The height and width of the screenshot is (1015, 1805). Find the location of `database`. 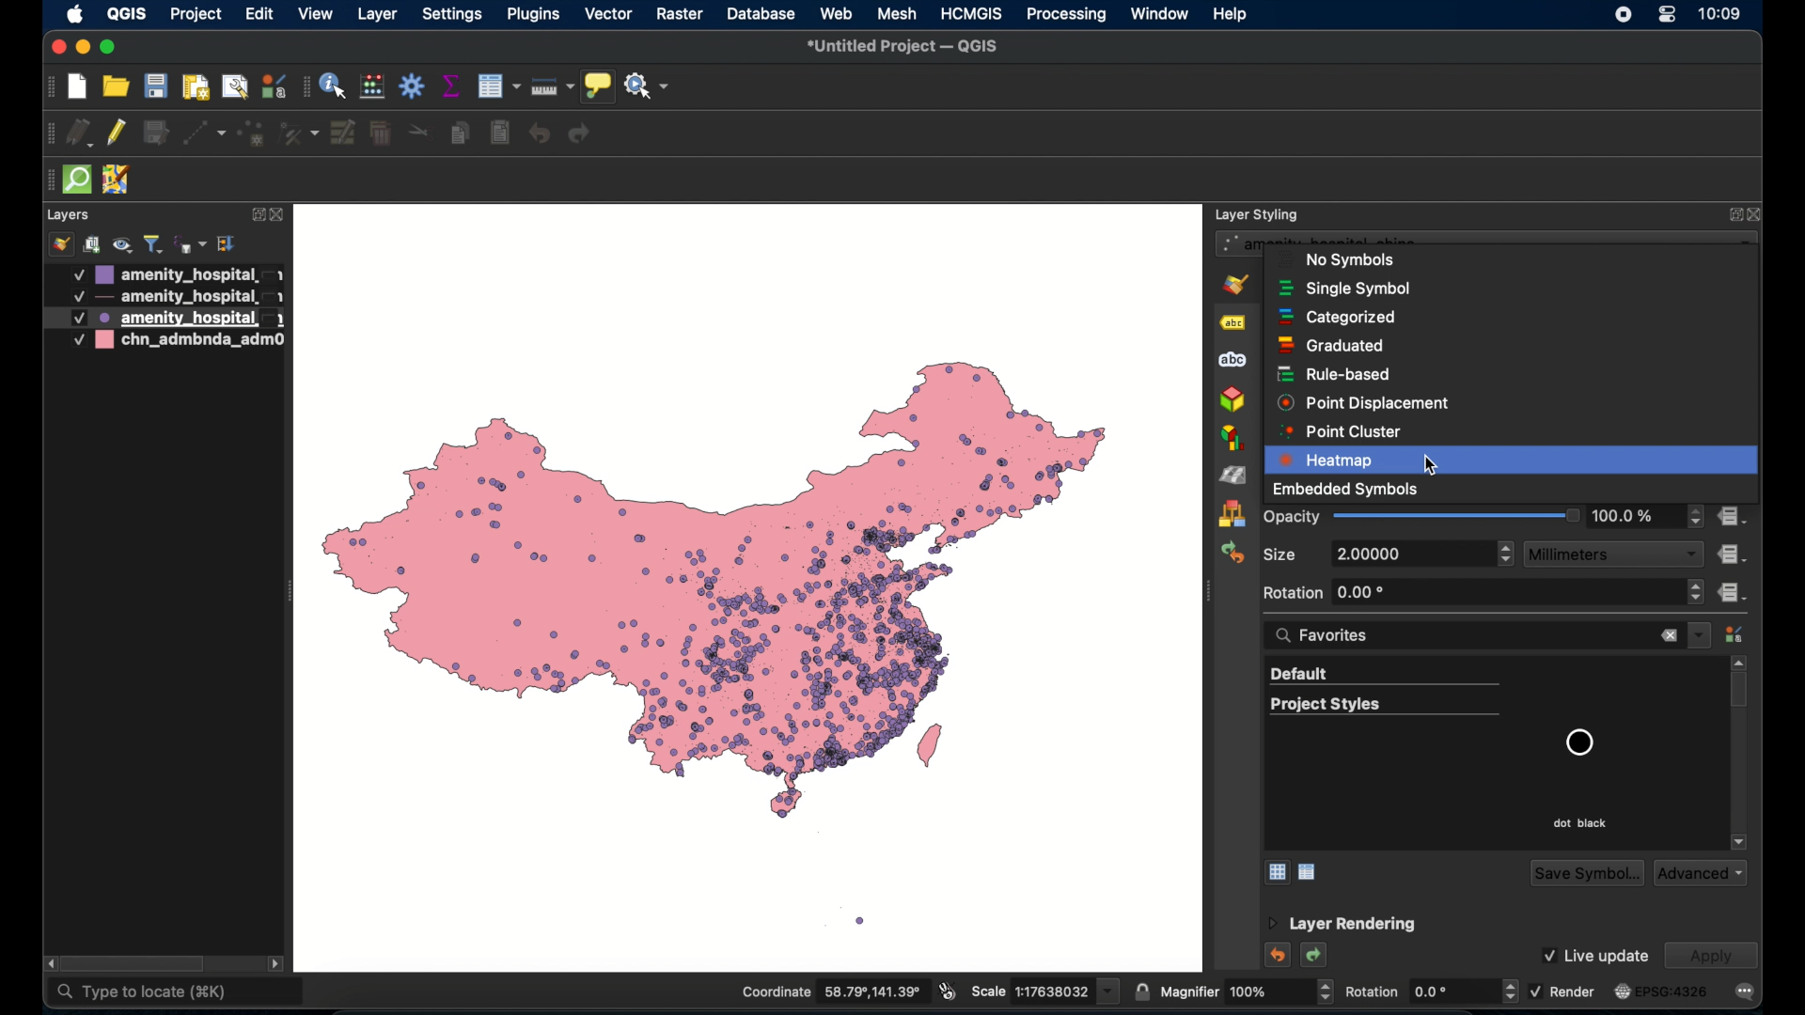

database is located at coordinates (761, 13).